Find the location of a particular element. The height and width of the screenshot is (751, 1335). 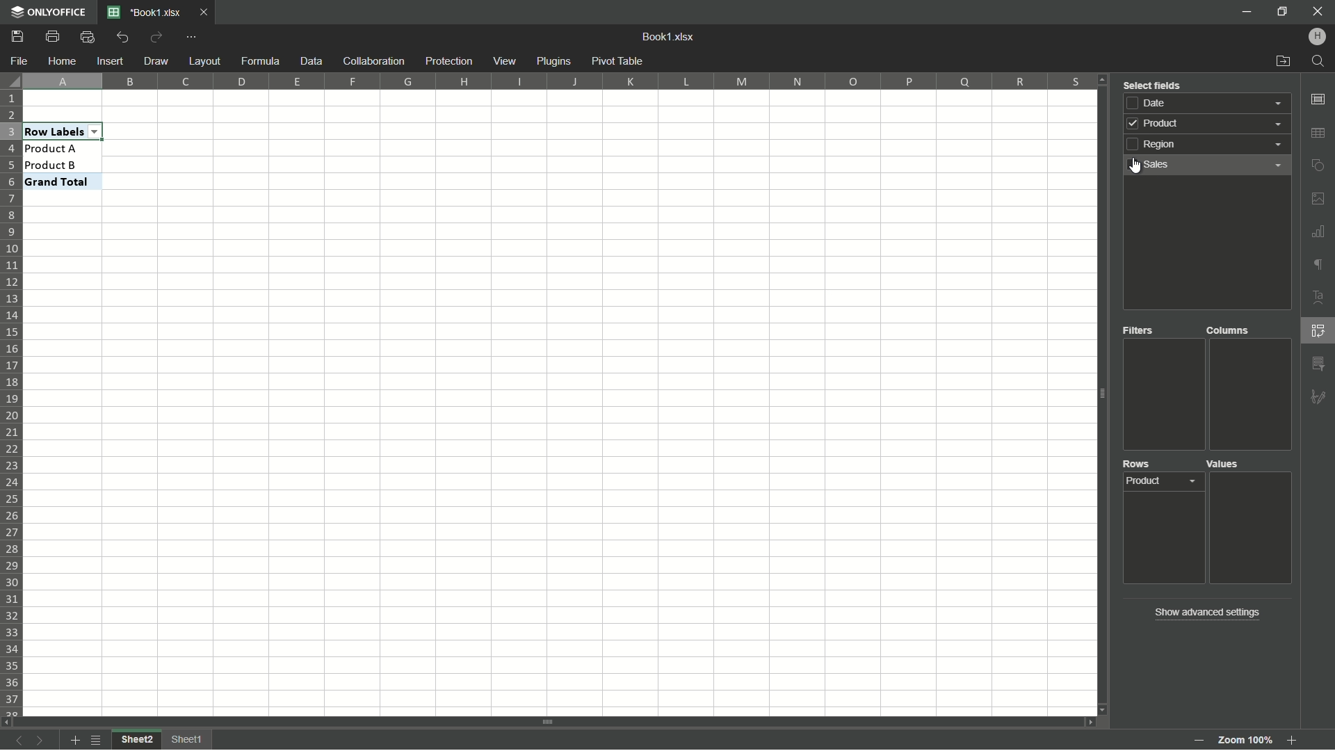

rows is located at coordinates (1138, 466).